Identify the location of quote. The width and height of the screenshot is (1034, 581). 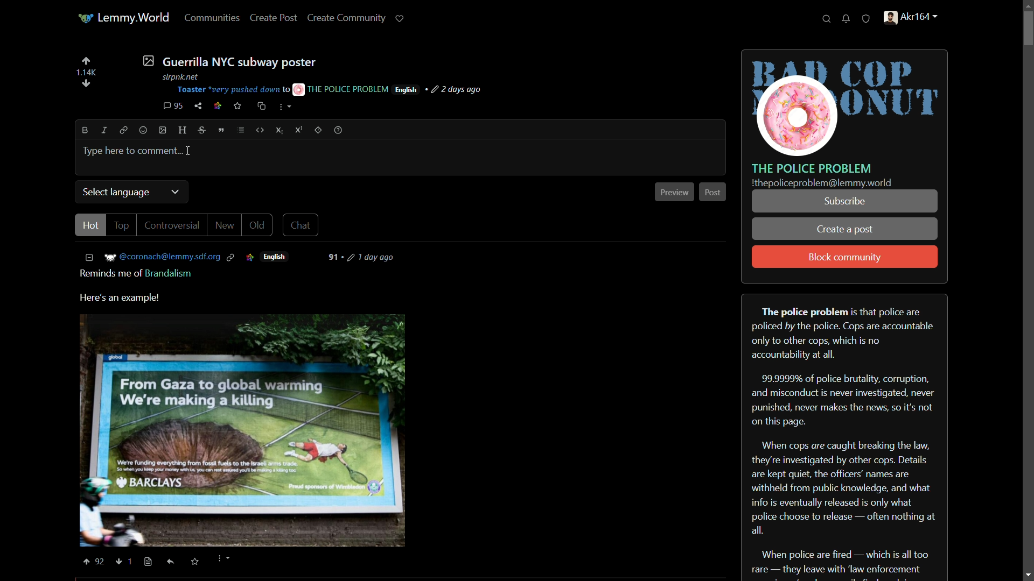
(222, 130).